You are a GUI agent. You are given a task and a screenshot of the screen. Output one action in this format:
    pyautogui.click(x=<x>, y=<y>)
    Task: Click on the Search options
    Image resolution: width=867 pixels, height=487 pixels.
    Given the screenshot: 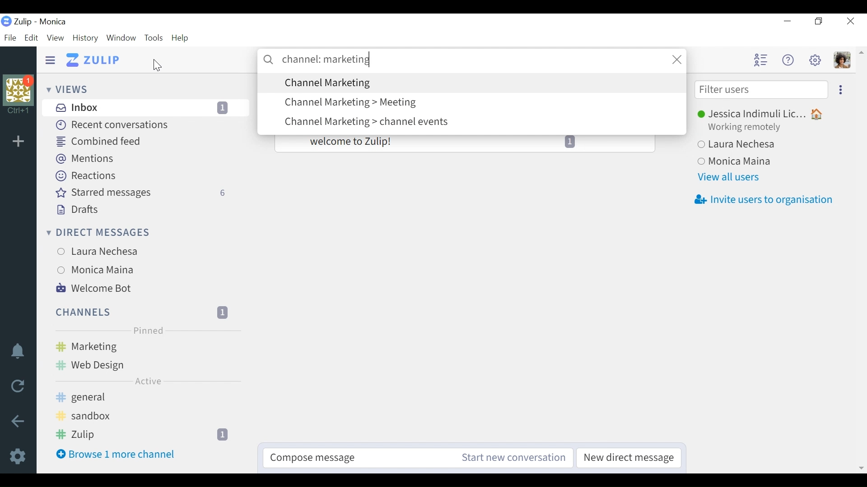 What is the action you would take?
    pyautogui.click(x=476, y=104)
    